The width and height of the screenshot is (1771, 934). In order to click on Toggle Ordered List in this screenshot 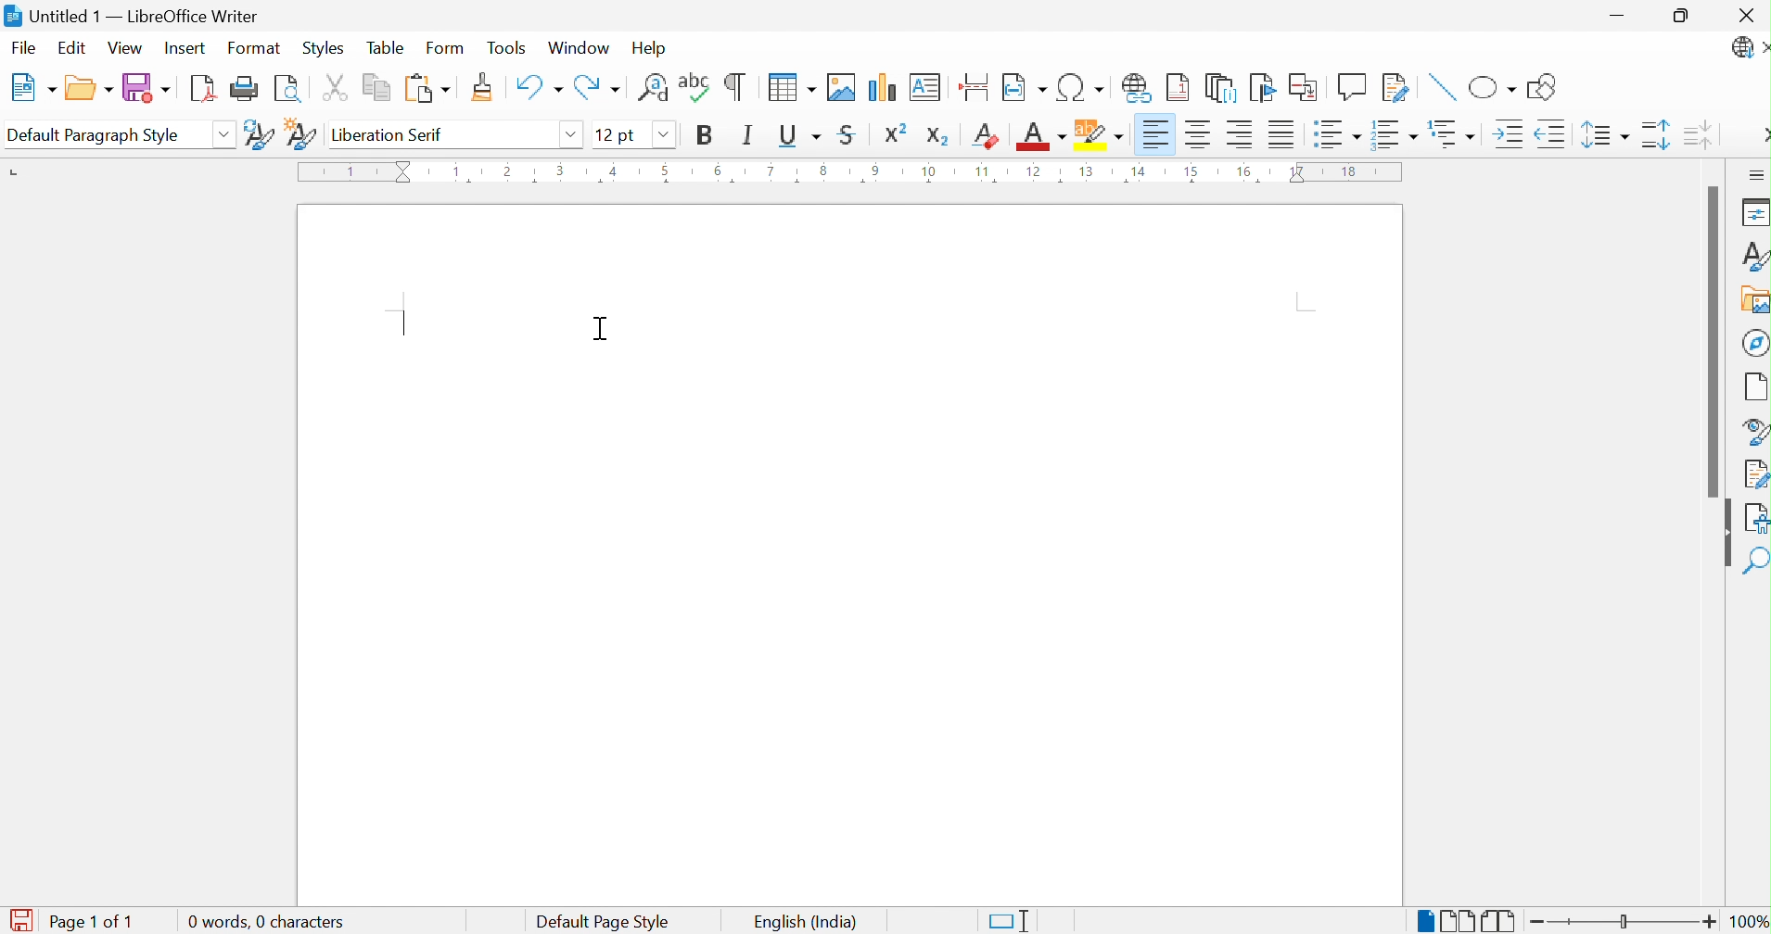, I will do `click(1393, 133)`.